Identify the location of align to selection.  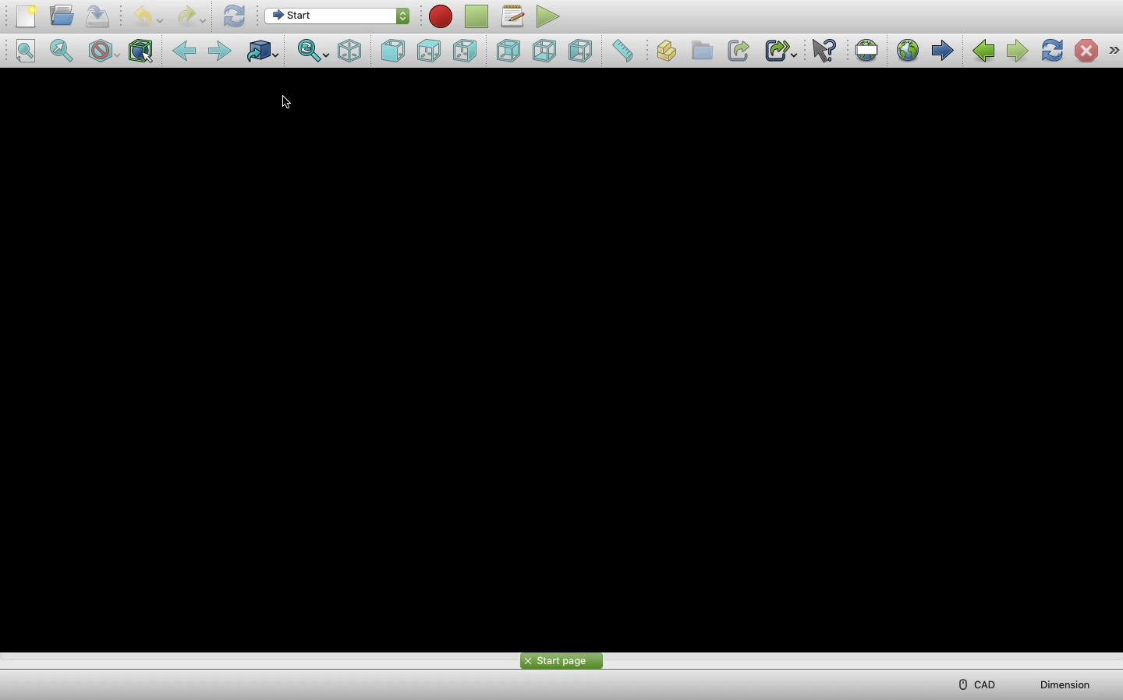
(26, 51).